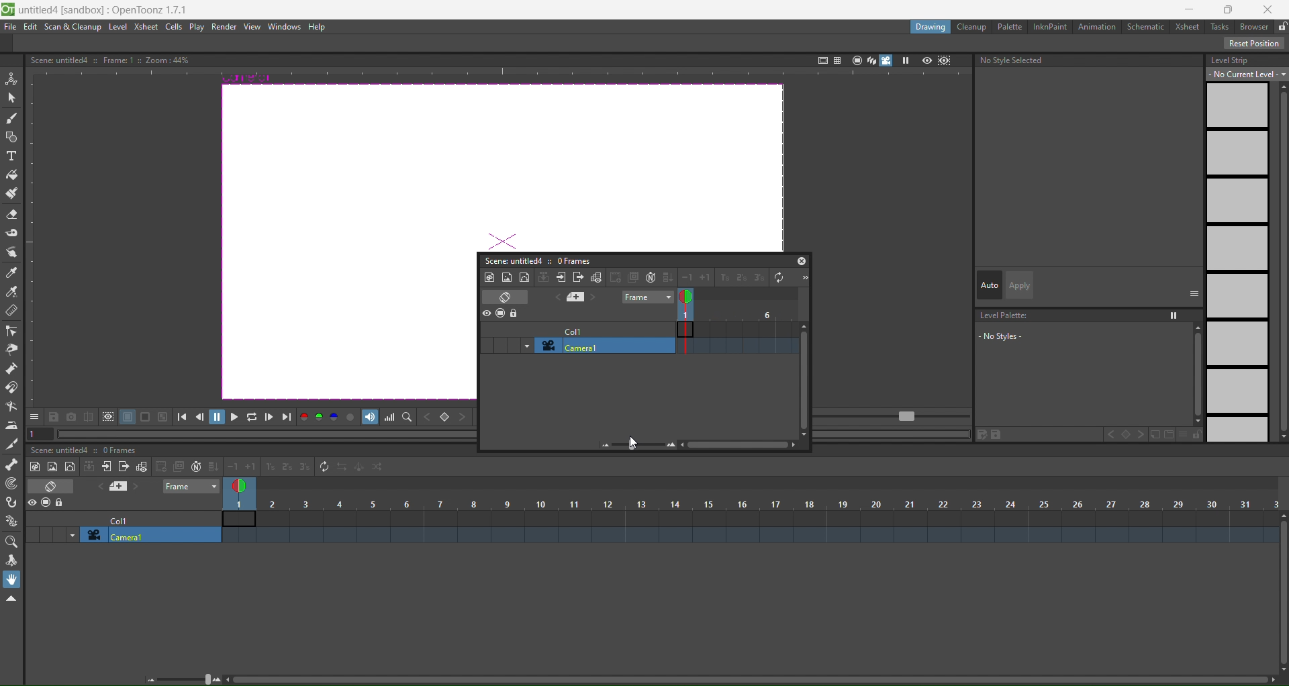 Image resolution: width=1289 pixels, height=686 pixels. I want to click on auto input cell number, so click(649, 277).